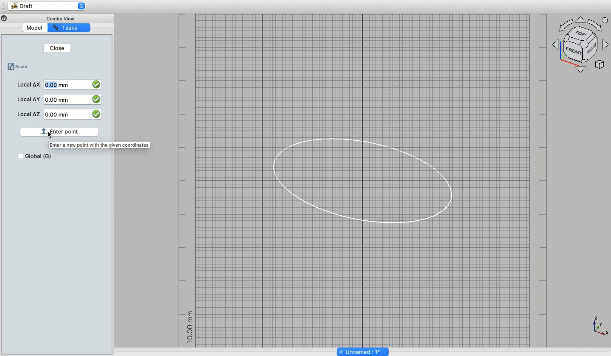 This screenshot has width=611, height=356. What do you see at coordinates (73, 114) in the screenshot?
I see `0.00 mm` at bounding box center [73, 114].